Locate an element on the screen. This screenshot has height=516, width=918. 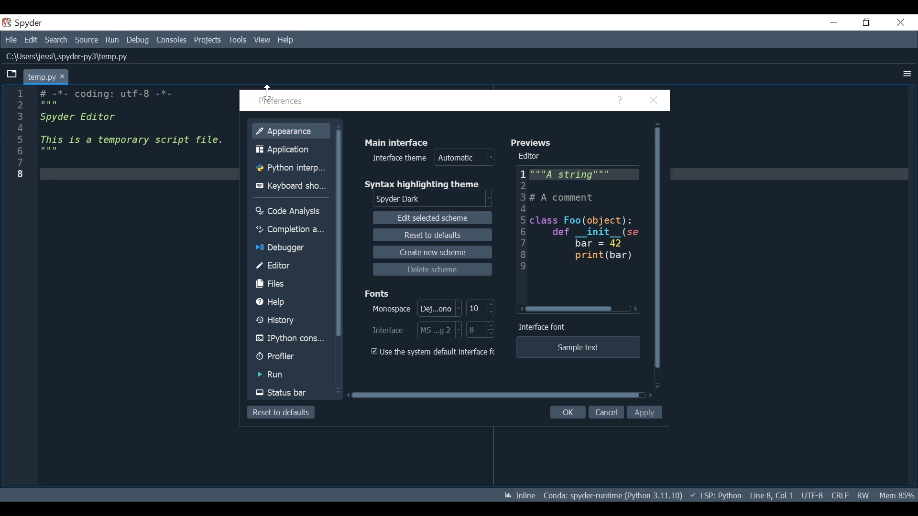
Status Bar is located at coordinates (291, 392).